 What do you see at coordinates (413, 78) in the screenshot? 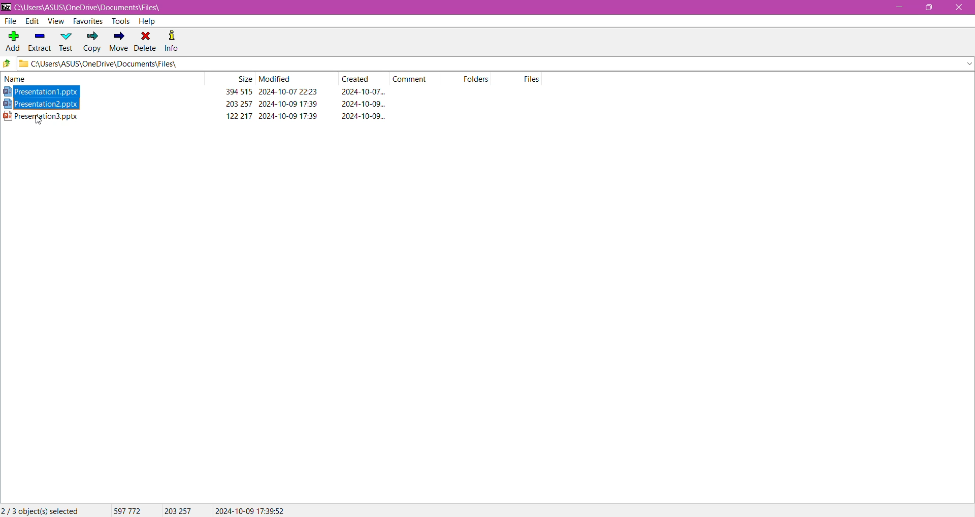
I see `Comment` at bounding box center [413, 78].